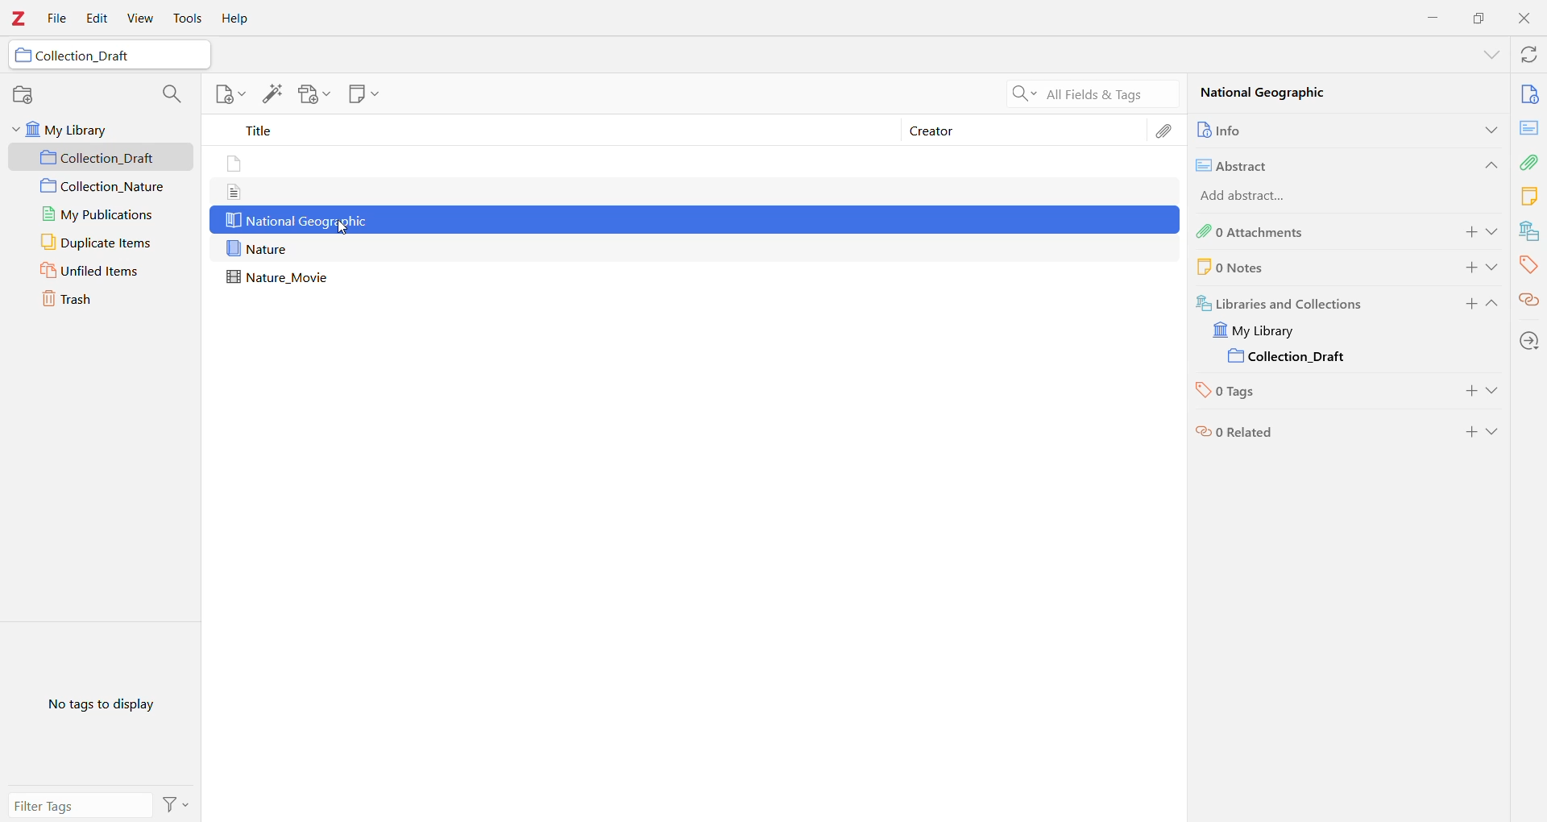  Describe the element at coordinates (229, 96) in the screenshot. I see `New Item` at that location.